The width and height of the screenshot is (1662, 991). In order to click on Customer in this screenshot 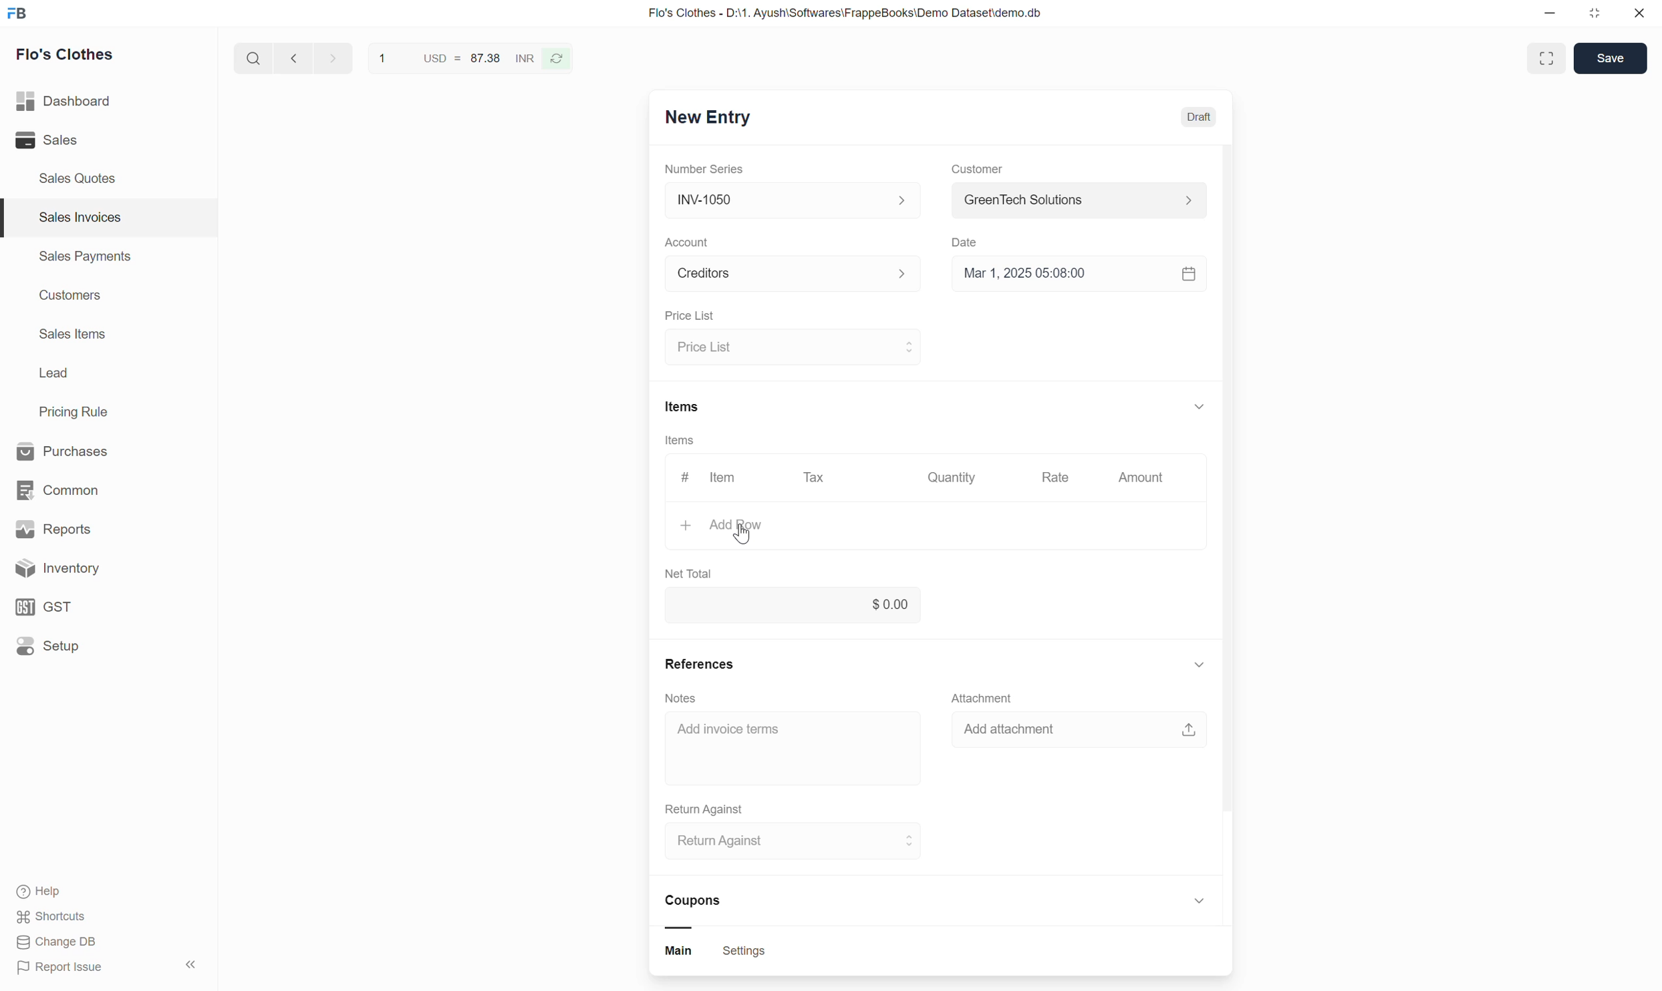, I will do `click(976, 170)`.